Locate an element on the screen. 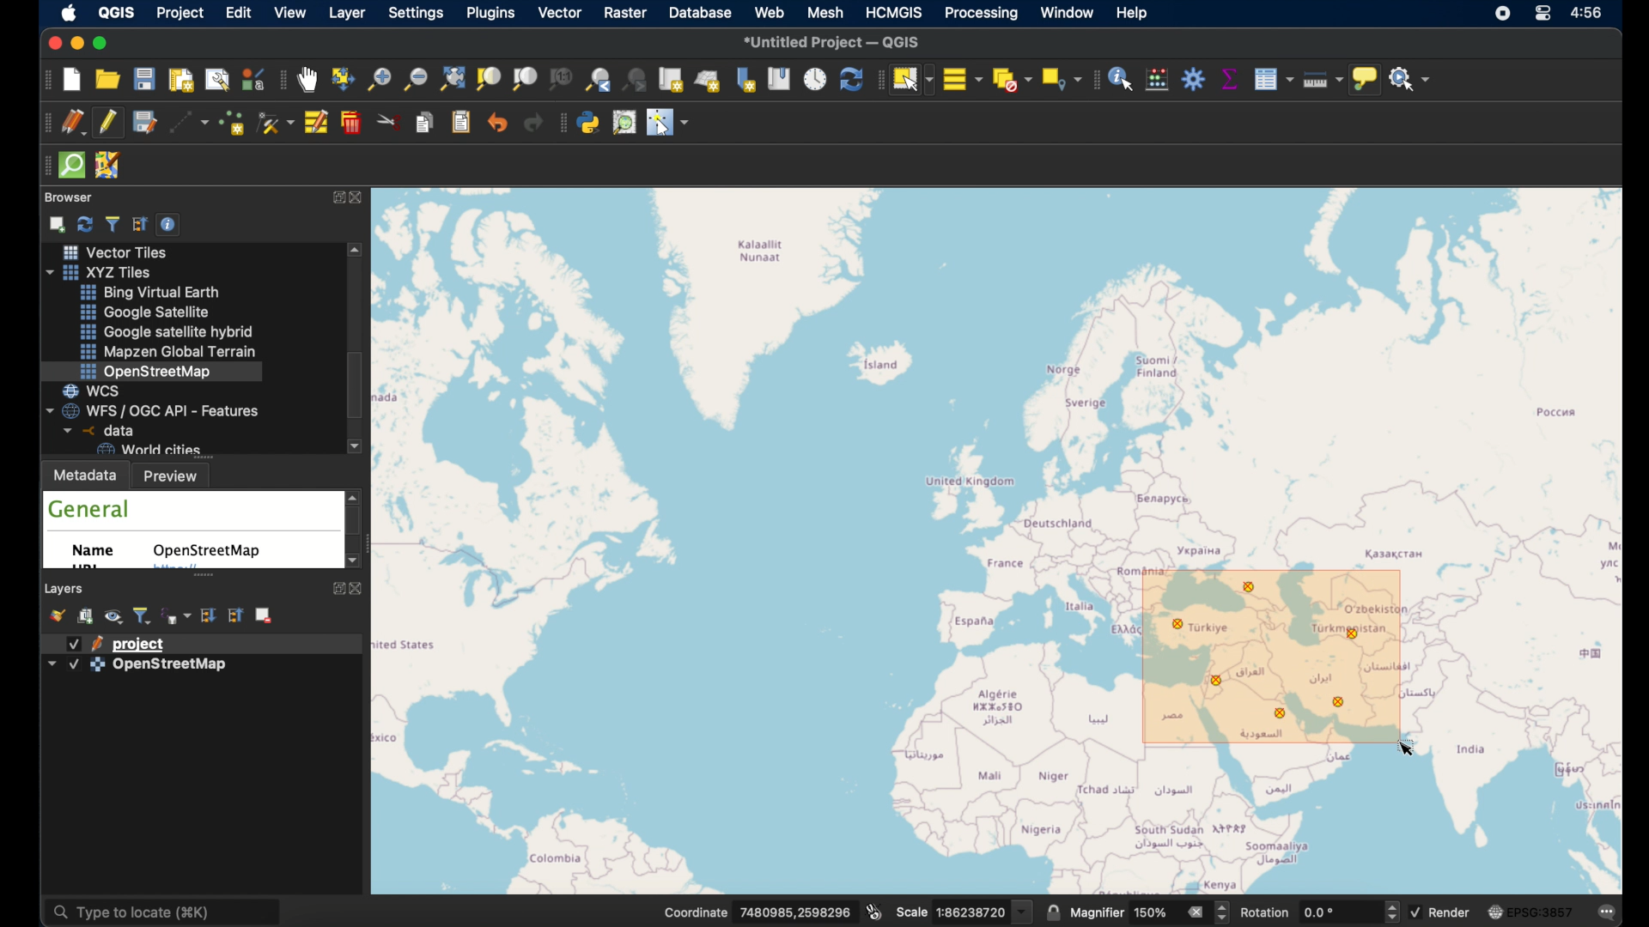 Image resolution: width=1649 pixels, height=927 pixels. pan tool is located at coordinates (307, 80).